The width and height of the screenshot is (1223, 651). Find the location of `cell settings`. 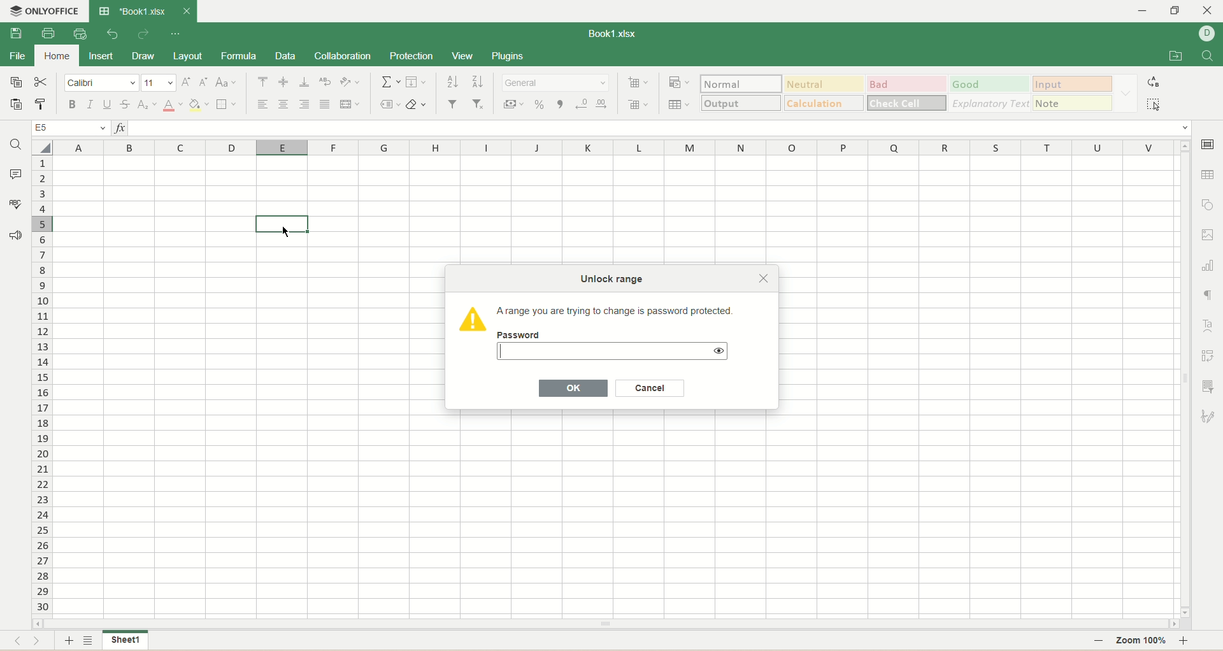

cell settings is located at coordinates (1210, 145).